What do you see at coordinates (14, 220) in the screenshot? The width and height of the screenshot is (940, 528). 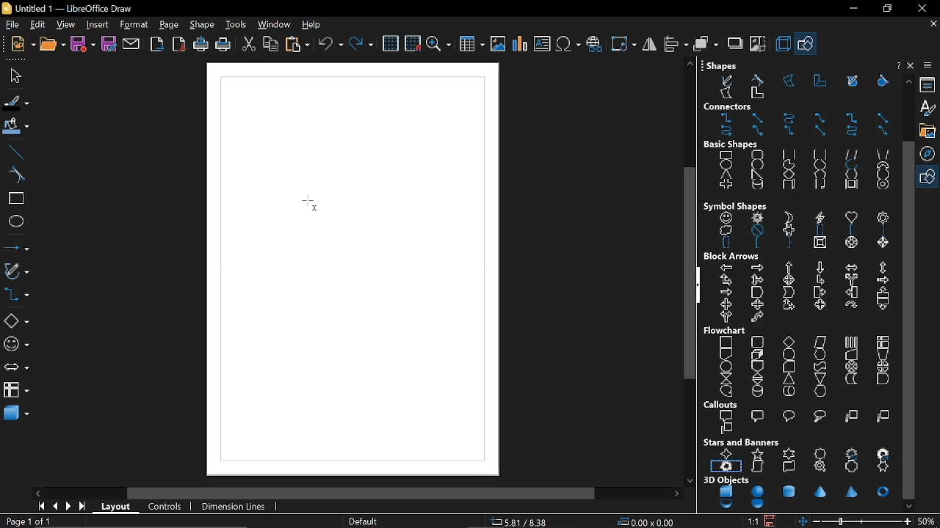 I see `ellipse` at bounding box center [14, 220].